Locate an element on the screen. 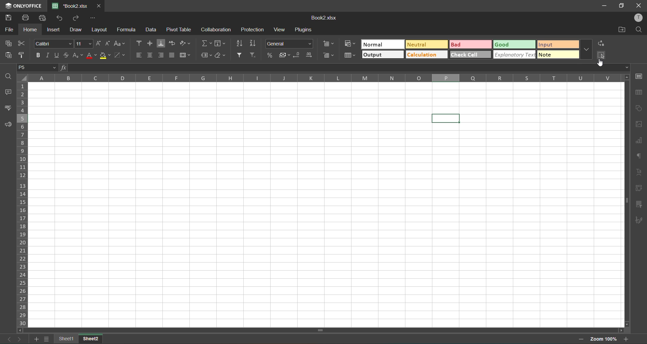 This screenshot has height=344, width=647. cells is located at coordinates (325, 205).